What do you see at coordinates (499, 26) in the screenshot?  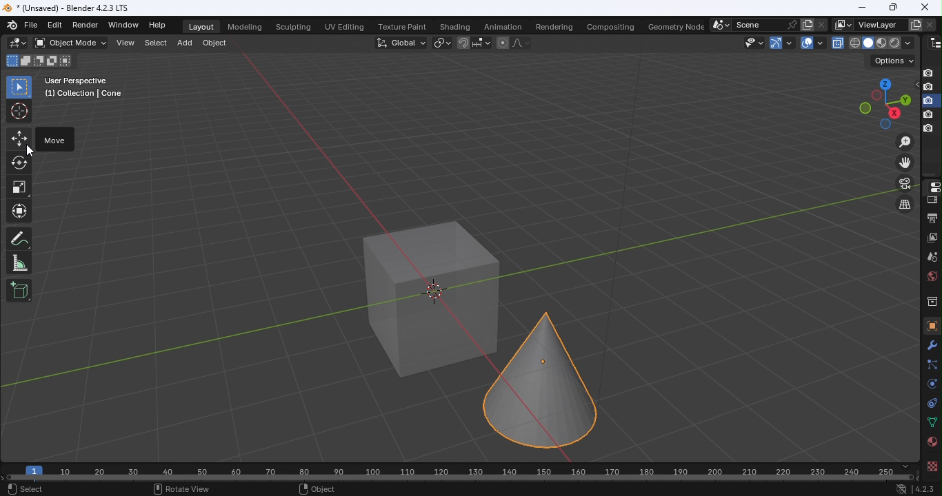 I see `Animation` at bounding box center [499, 26].